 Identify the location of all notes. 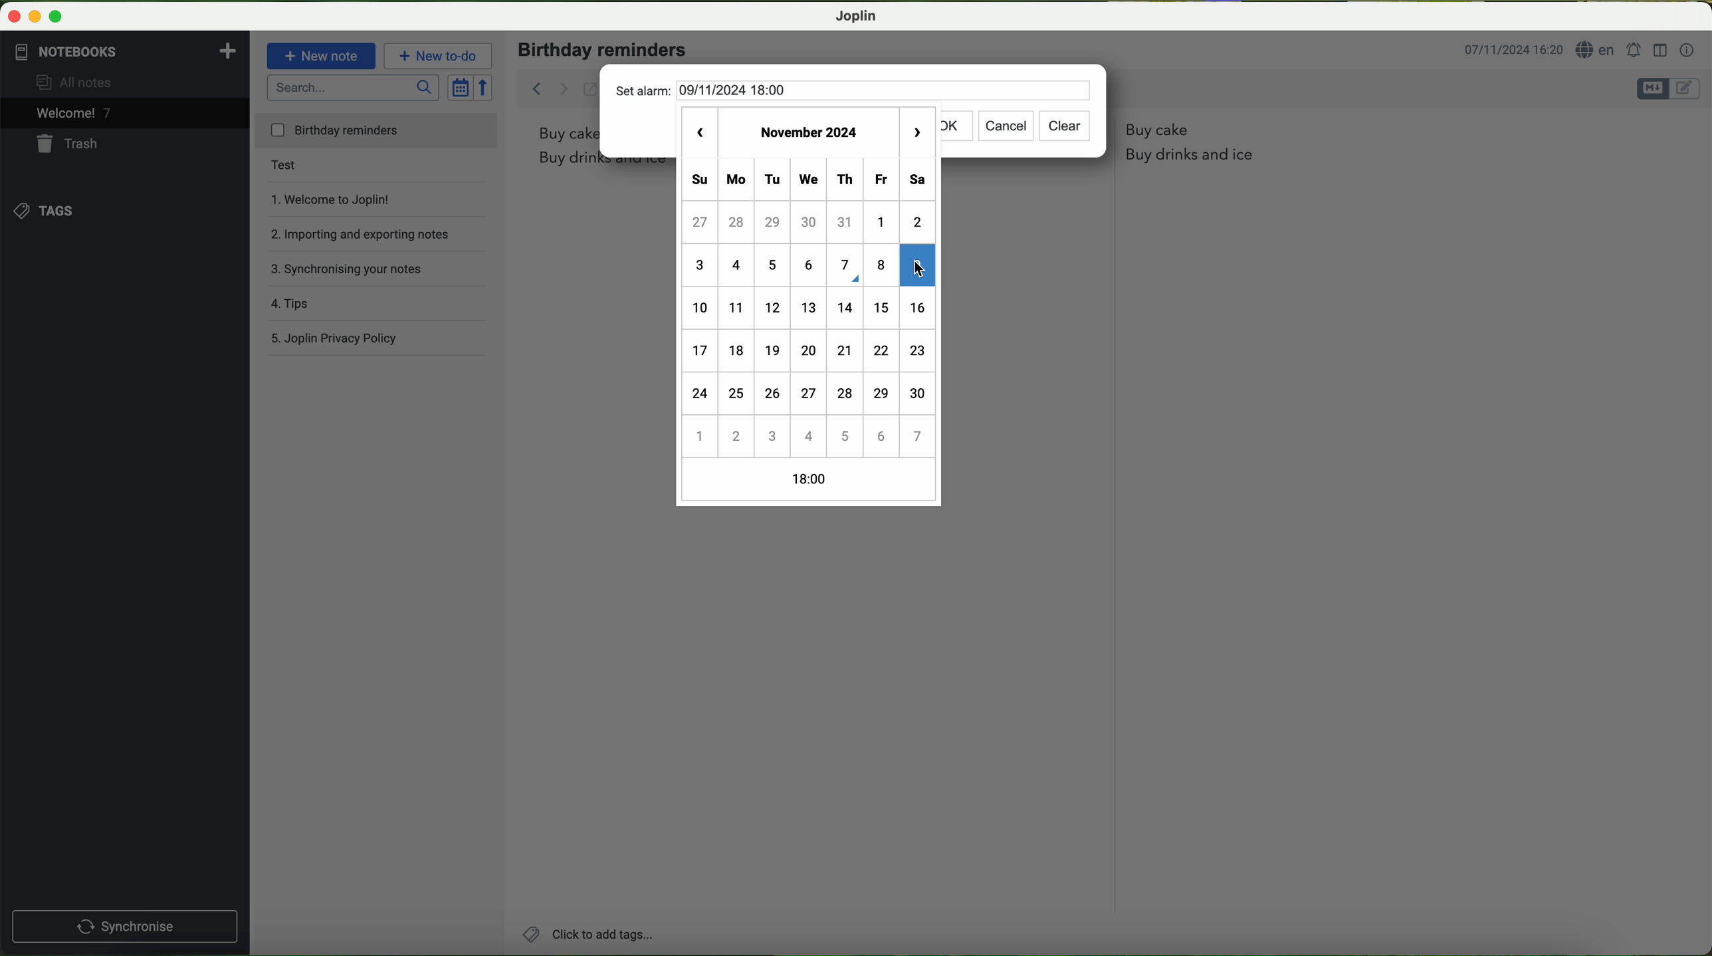
(88, 83).